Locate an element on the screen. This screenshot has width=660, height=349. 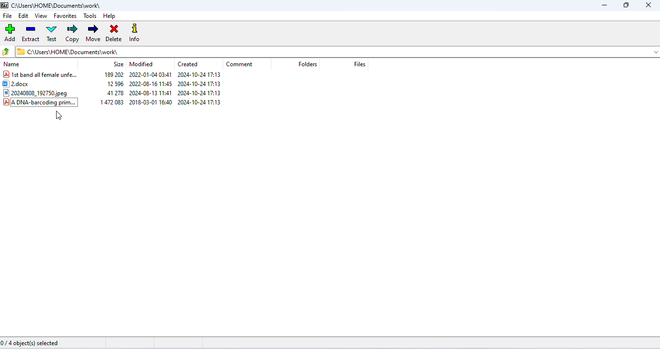
move is located at coordinates (93, 33).